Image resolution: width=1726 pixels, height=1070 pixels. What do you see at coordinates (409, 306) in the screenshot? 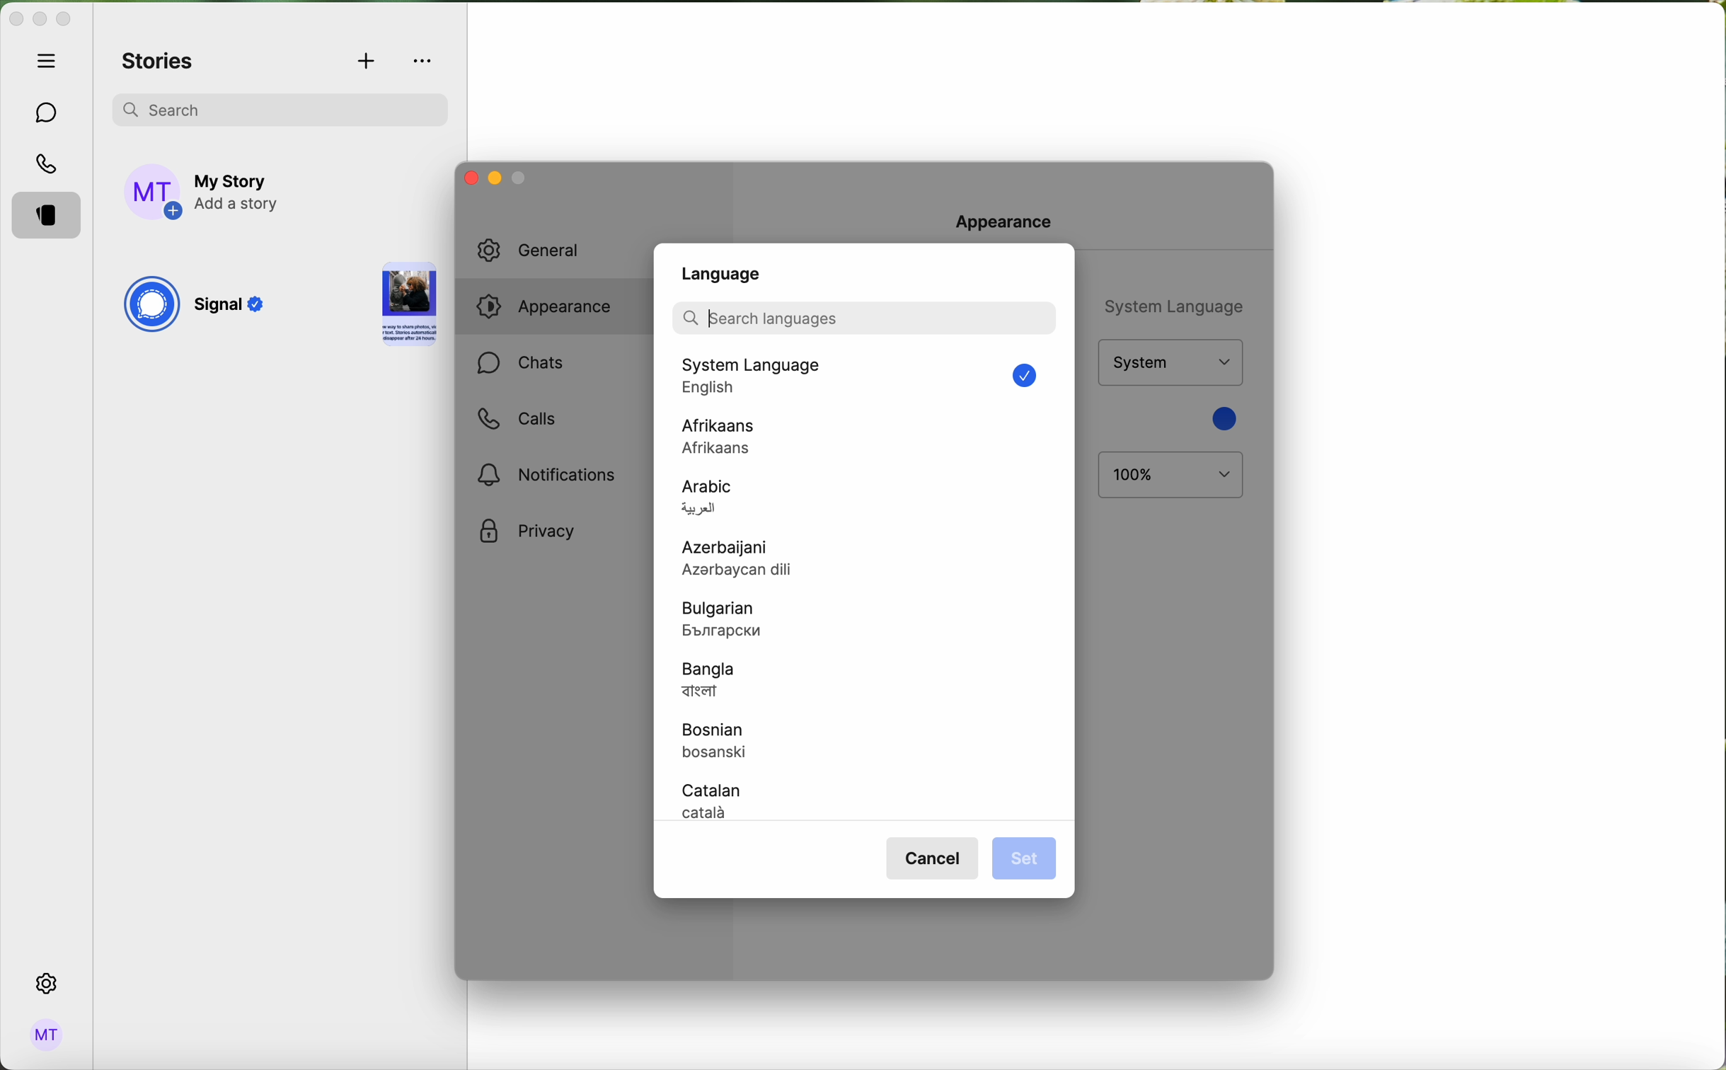
I see `story` at bounding box center [409, 306].